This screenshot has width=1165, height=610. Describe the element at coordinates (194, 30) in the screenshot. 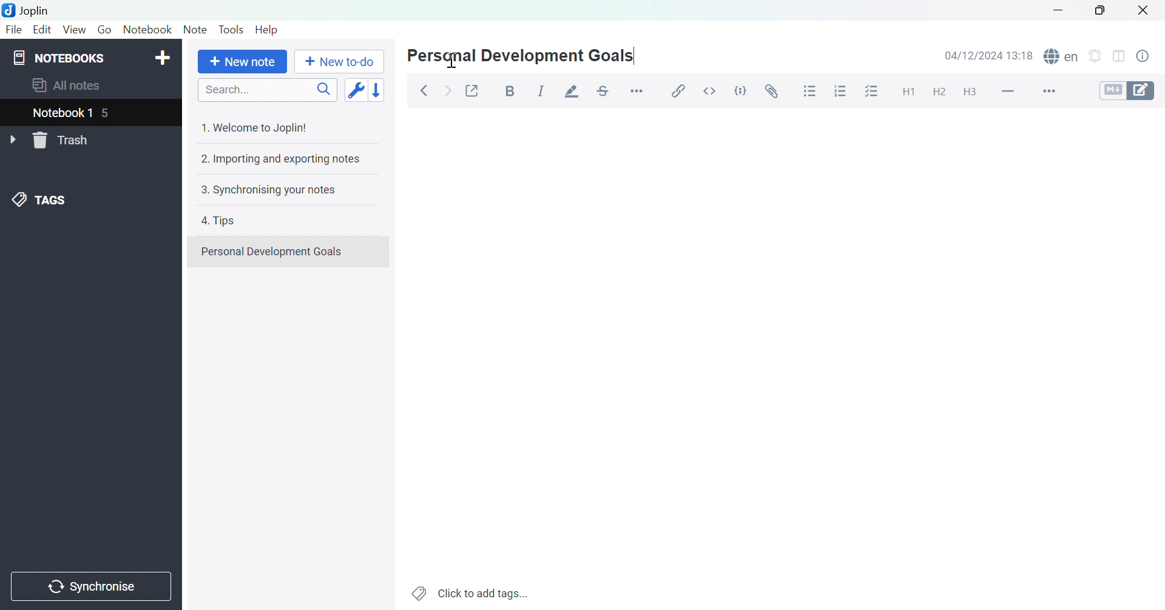

I see `Note` at that location.